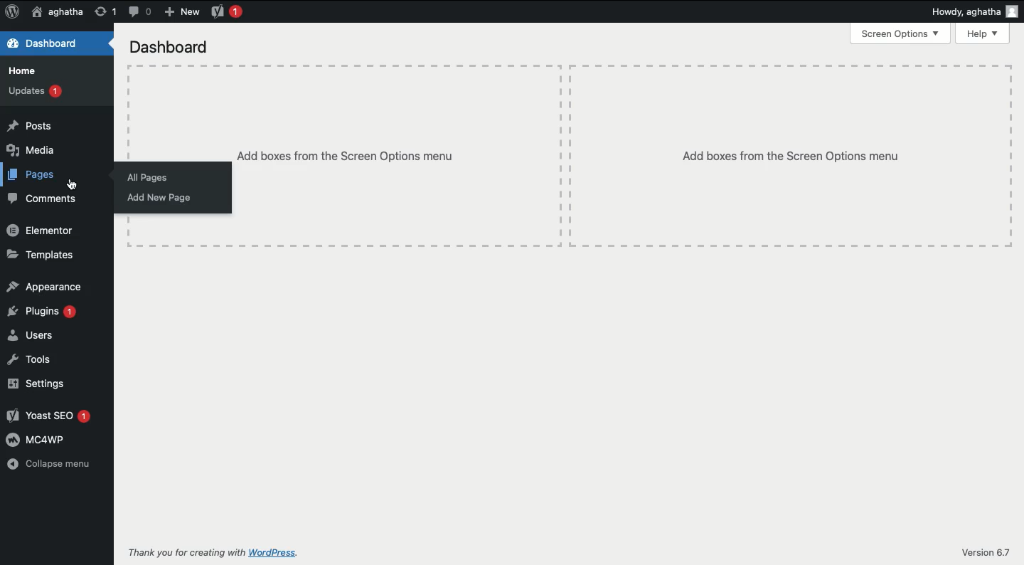 The image size is (1024, 565). What do you see at coordinates (22, 71) in the screenshot?
I see `Home` at bounding box center [22, 71].